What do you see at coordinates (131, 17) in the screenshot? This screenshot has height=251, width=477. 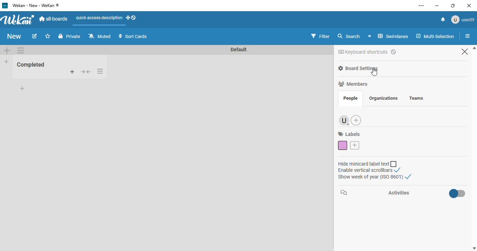 I see `show-desktop-drag-handles` at bounding box center [131, 17].